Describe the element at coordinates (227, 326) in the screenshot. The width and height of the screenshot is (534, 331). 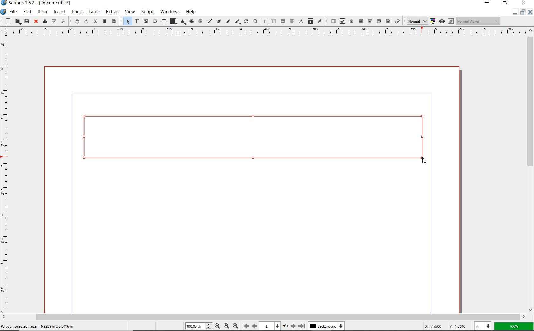
I see `zoom to` at that location.